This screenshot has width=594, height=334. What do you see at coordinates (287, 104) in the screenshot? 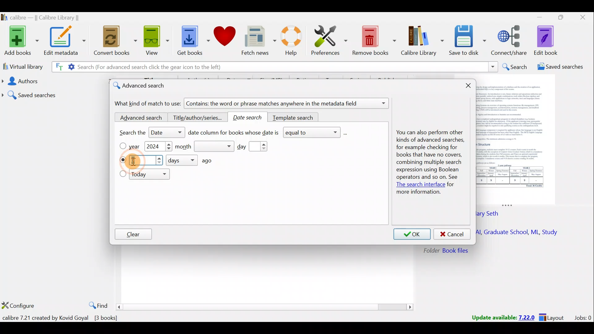
I see `Contains: the word or phrase matches anywhere in the metadata field` at bounding box center [287, 104].